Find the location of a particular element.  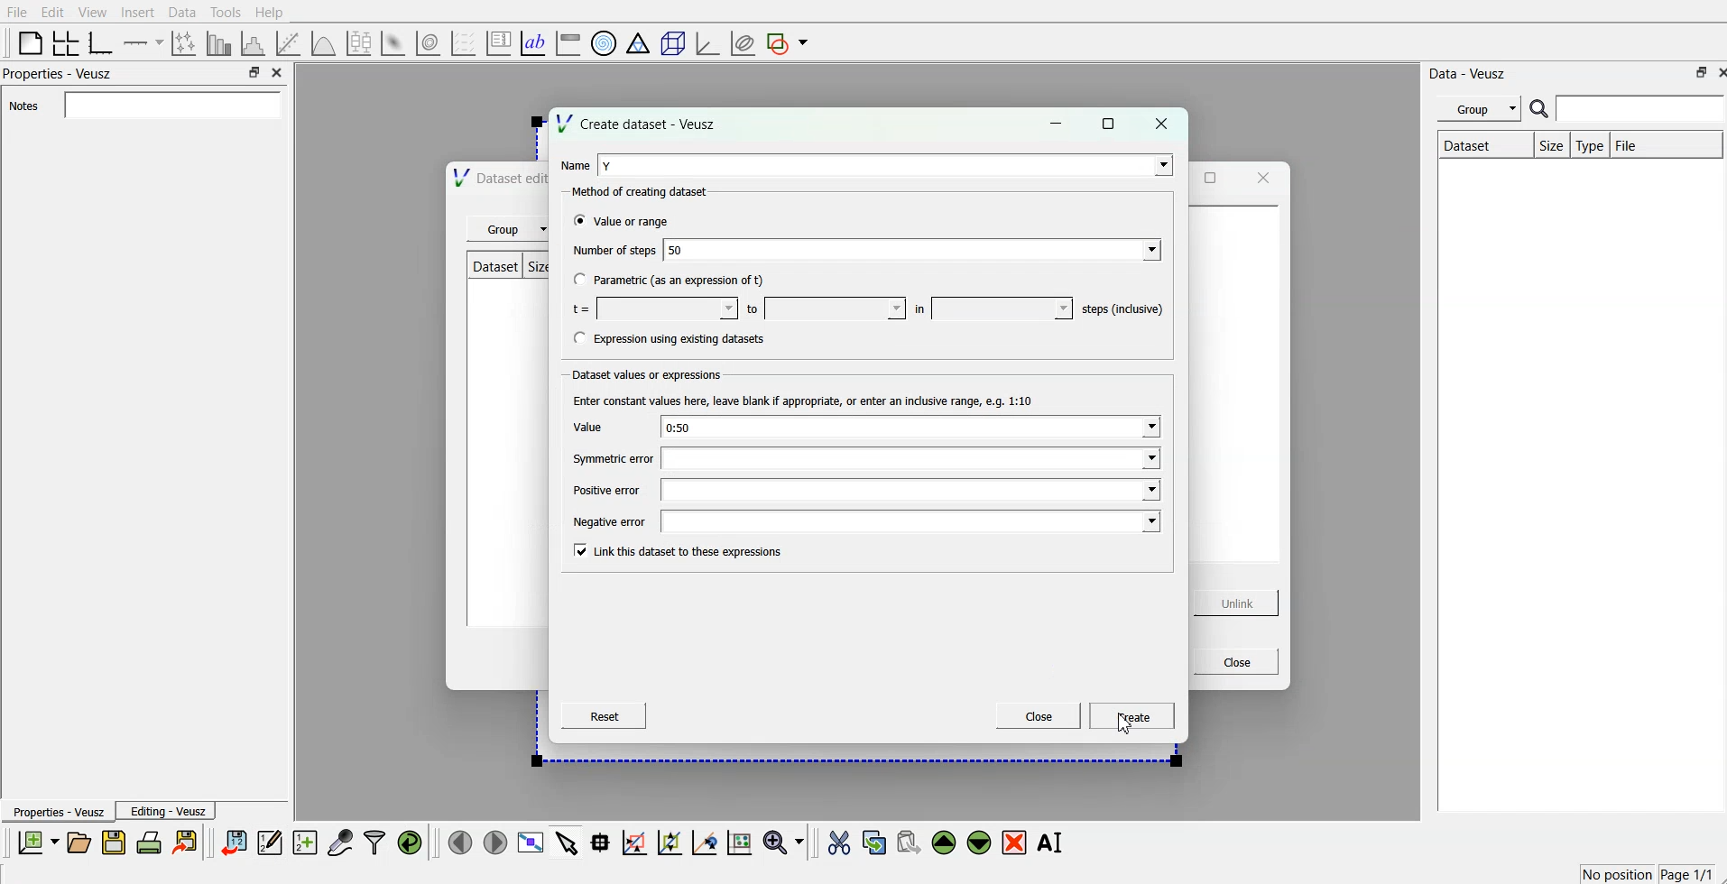

recenter graph axes is located at coordinates (704, 843).